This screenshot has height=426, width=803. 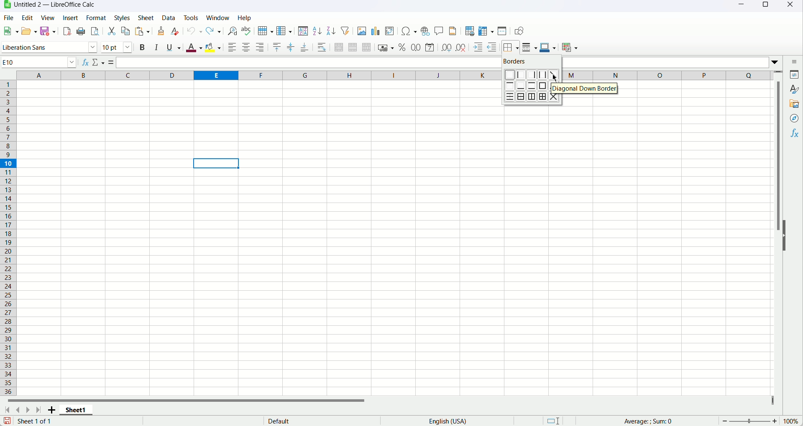 I want to click on Minimize, so click(x=741, y=6).